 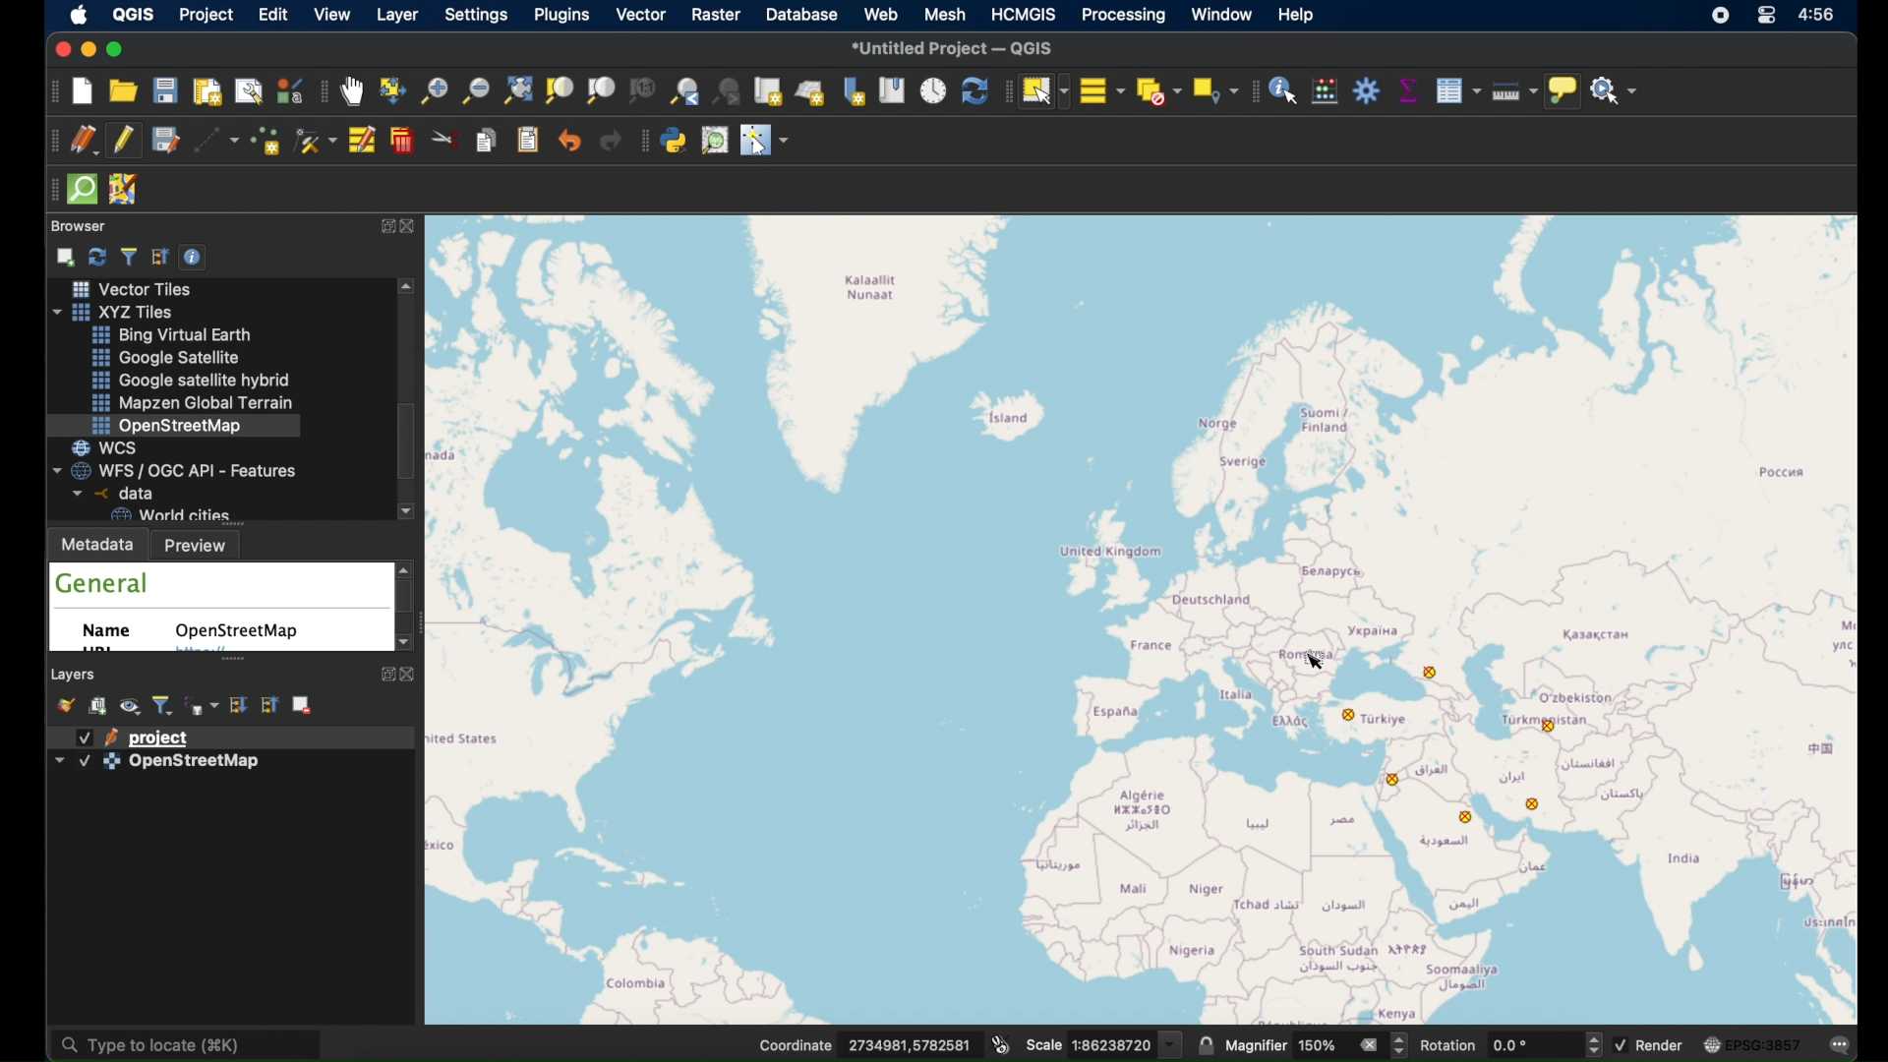 I want to click on filter legend by expression, so click(x=203, y=704).